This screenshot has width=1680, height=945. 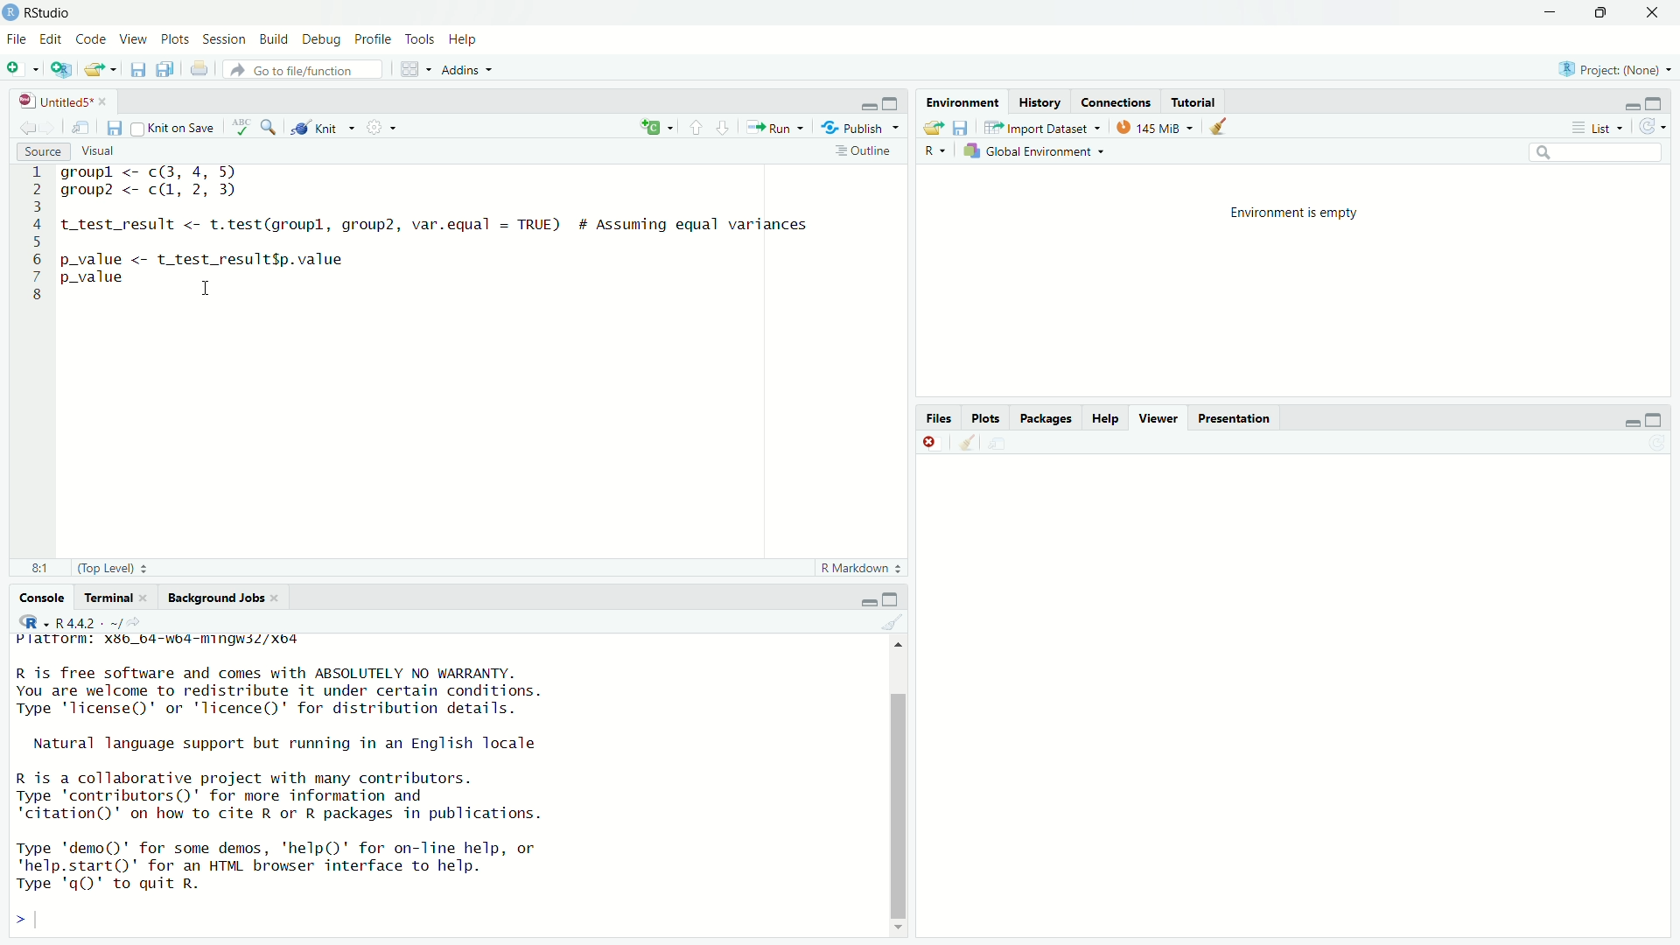 What do you see at coordinates (13, 12) in the screenshot?
I see `RStudio Logo` at bounding box center [13, 12].